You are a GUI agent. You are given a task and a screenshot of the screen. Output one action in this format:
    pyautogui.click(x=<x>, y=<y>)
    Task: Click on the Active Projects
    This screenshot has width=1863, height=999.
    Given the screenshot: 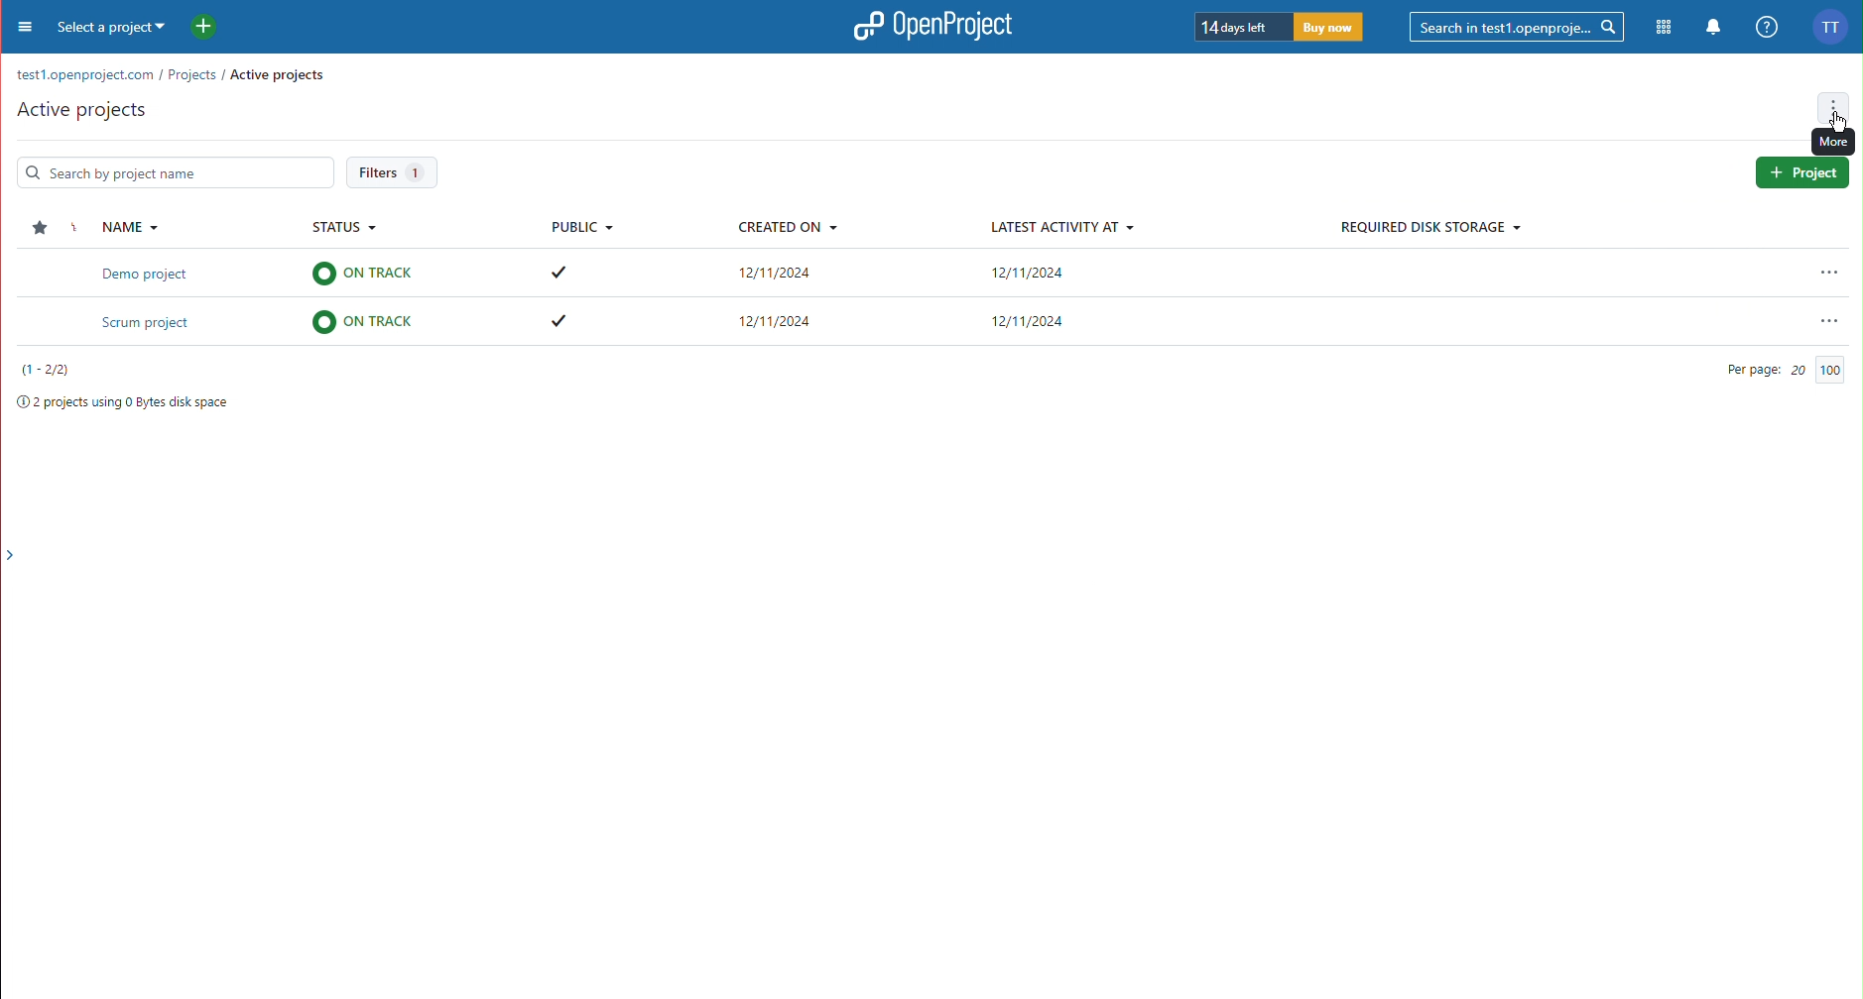 What is the action you would take?
    pyautogui.click(x=82, y=112)
    